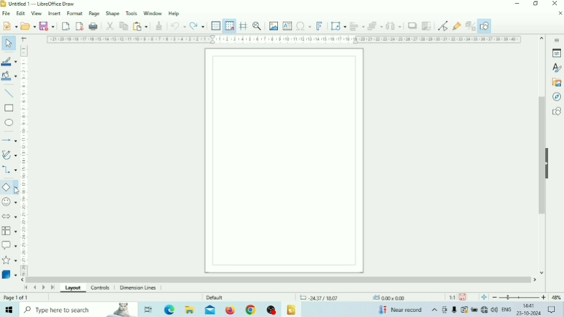 The width and height of the screenshot is (564, 317). I want to click on Properties, so click(557, 53).